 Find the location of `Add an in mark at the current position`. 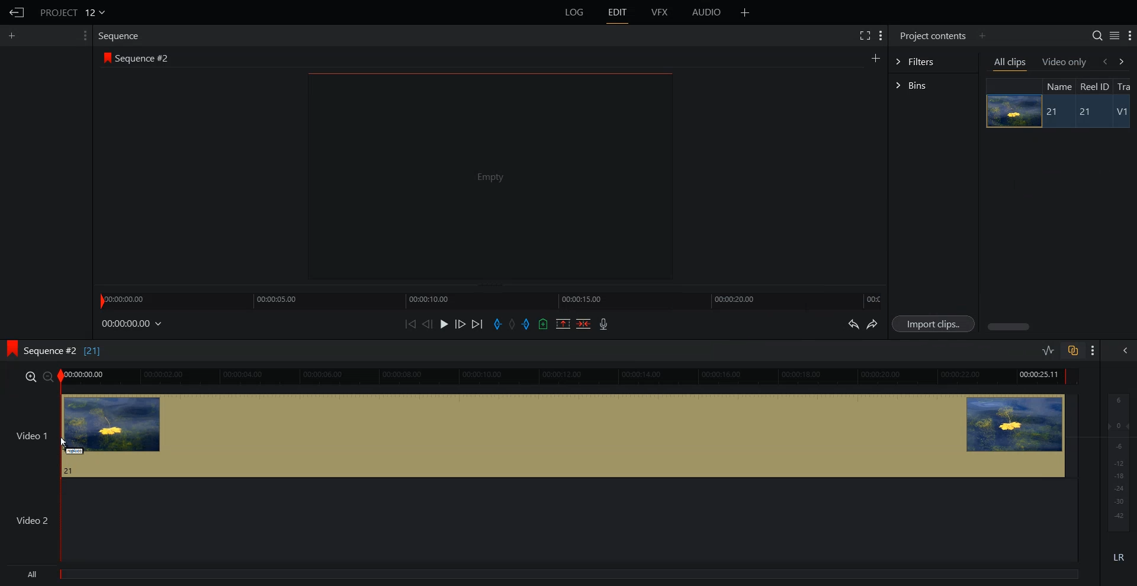

Add an in mark at the current position is located at coordinates (497, 324).